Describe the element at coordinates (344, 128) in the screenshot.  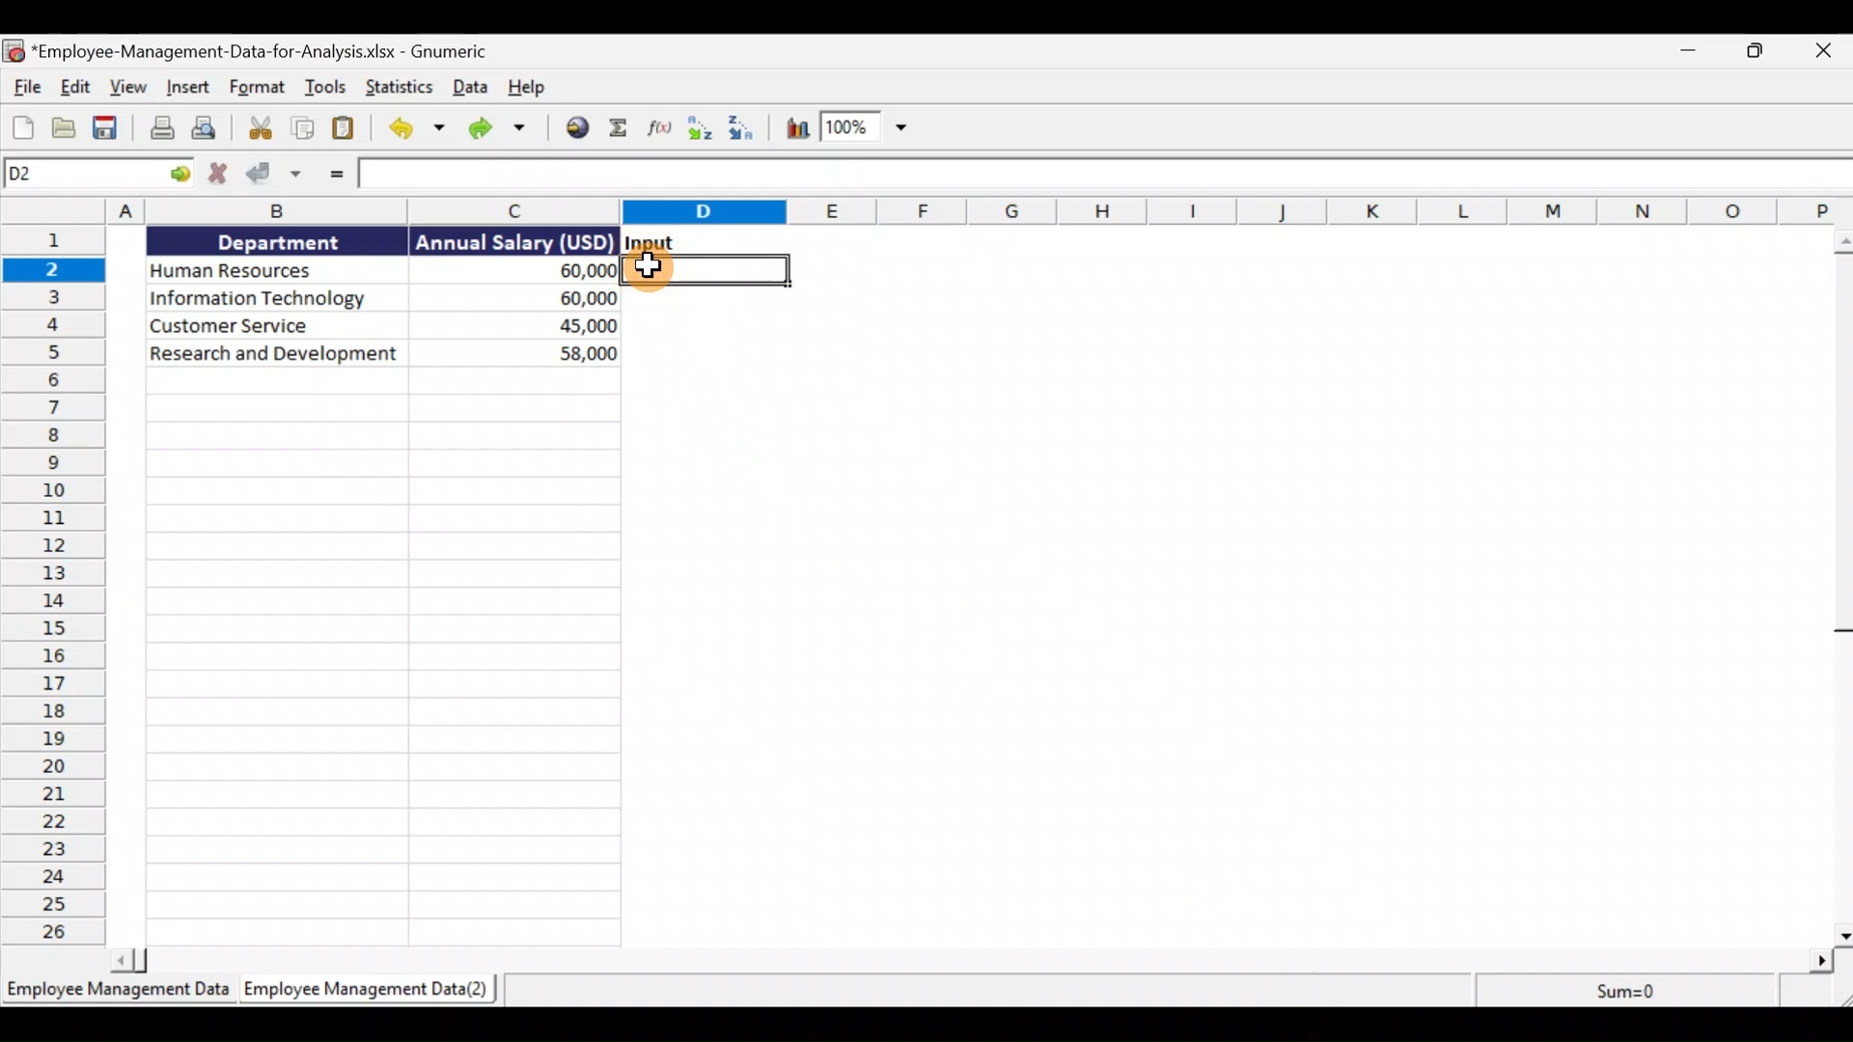
I see `Paste clipboard` at that location.